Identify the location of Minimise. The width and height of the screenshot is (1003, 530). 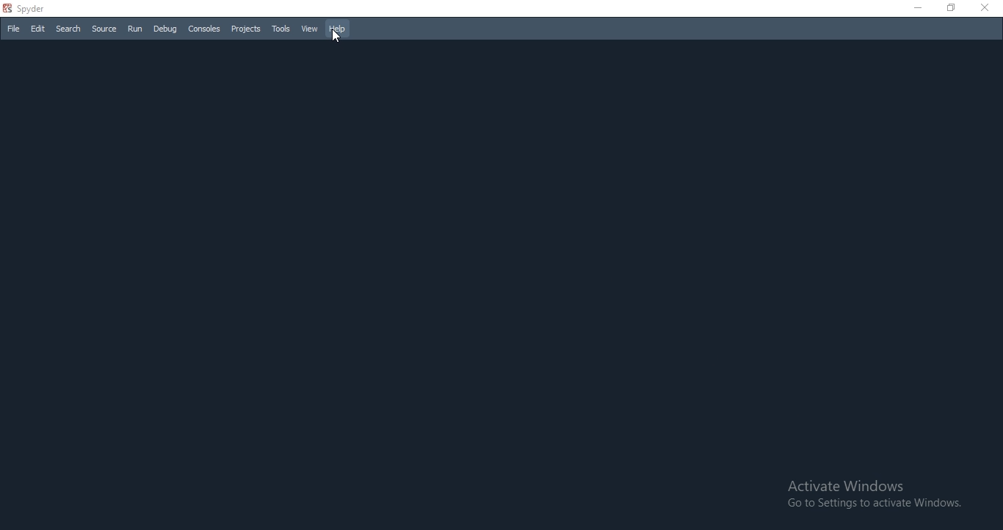
(916, 10).